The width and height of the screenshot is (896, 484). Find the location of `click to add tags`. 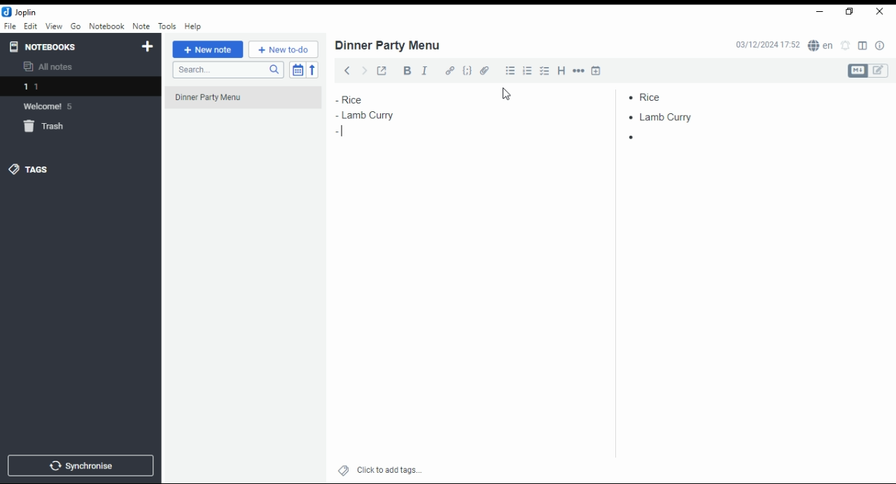

click to add tags is located at coordinates (388, 469).